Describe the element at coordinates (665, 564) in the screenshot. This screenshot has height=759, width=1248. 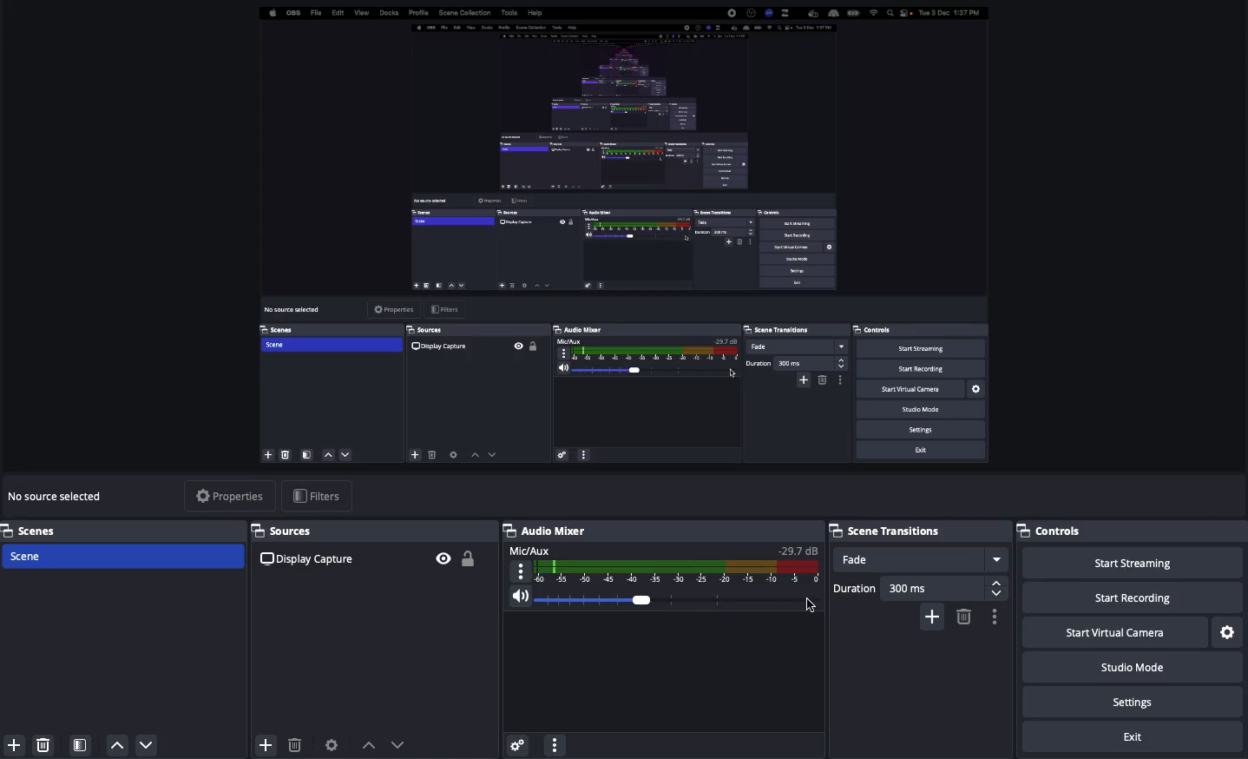
I see `Mic/aux` at that location.